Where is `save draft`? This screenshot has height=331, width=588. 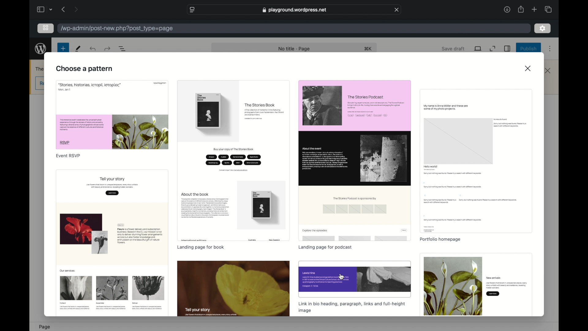
save draft is located at coordinates (454, 49).